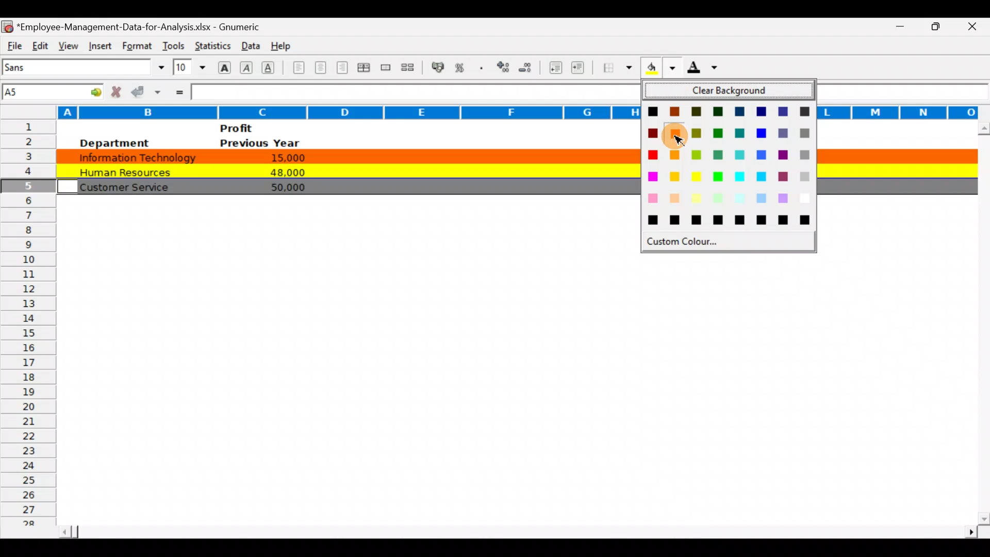 Image resolution: width=990 pixels, height=557 pixels. What do you see at coordinates (189, 67) in the screenshot?
I see `Font size` at bounding box center [189, 67].